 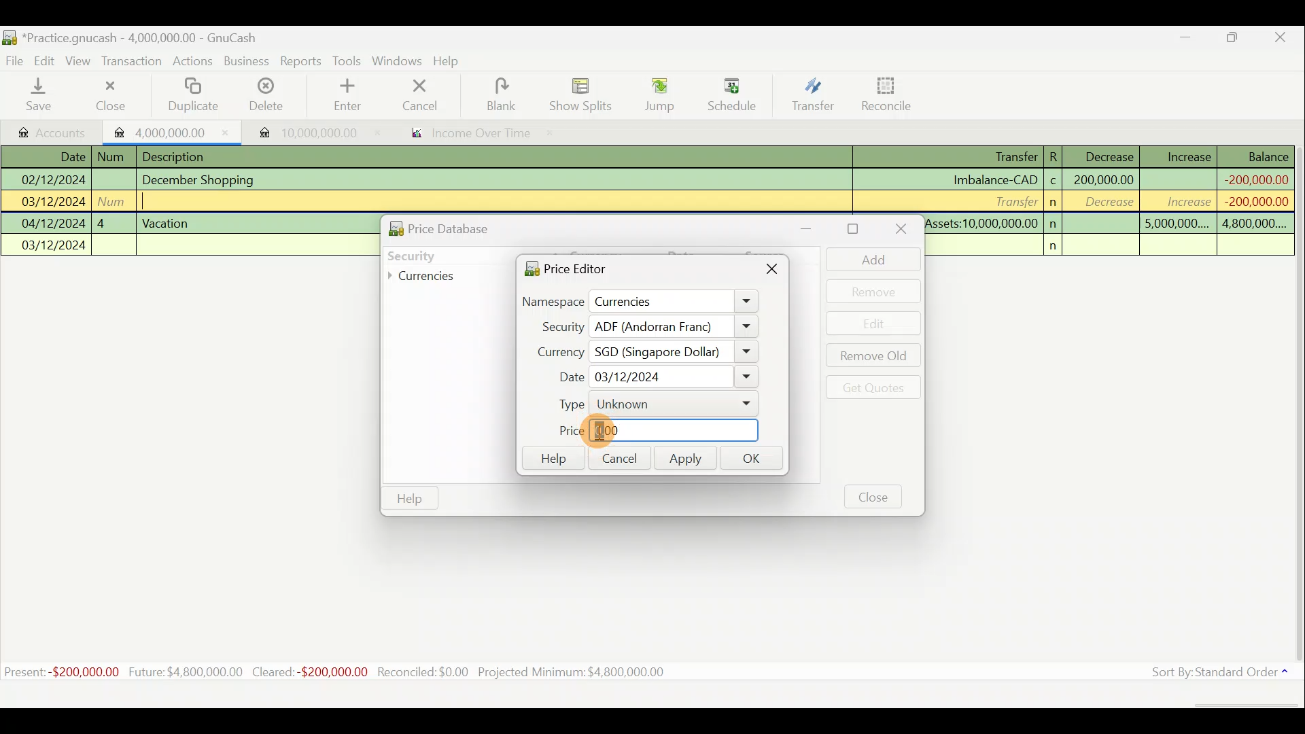 What do you see at coordinates (814, 228) in the screenshot?
I see `Minimise` at bounding box center [814, 228].